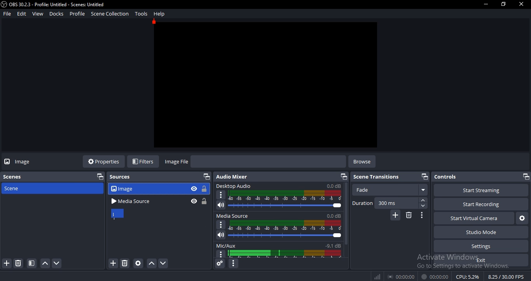 Image resolution: width=531 pixels, height=281 pixels. Describe the element at coordinates (58, 264) in the screenshot. I see `move down` at that location.